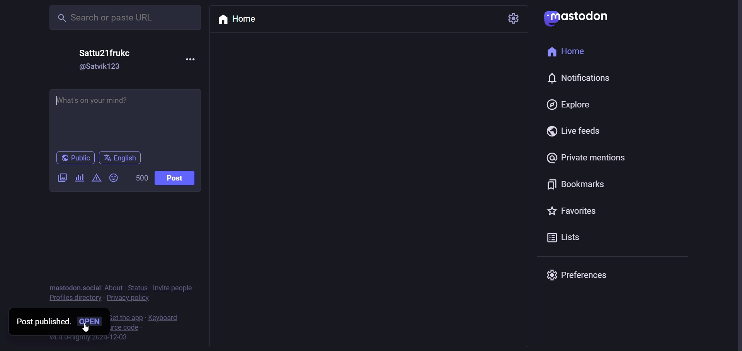 This screenshot has height=351, width=742. Describe the element at coordinates (73, 299) in the screenshot. I see `Profile directory` at that location.